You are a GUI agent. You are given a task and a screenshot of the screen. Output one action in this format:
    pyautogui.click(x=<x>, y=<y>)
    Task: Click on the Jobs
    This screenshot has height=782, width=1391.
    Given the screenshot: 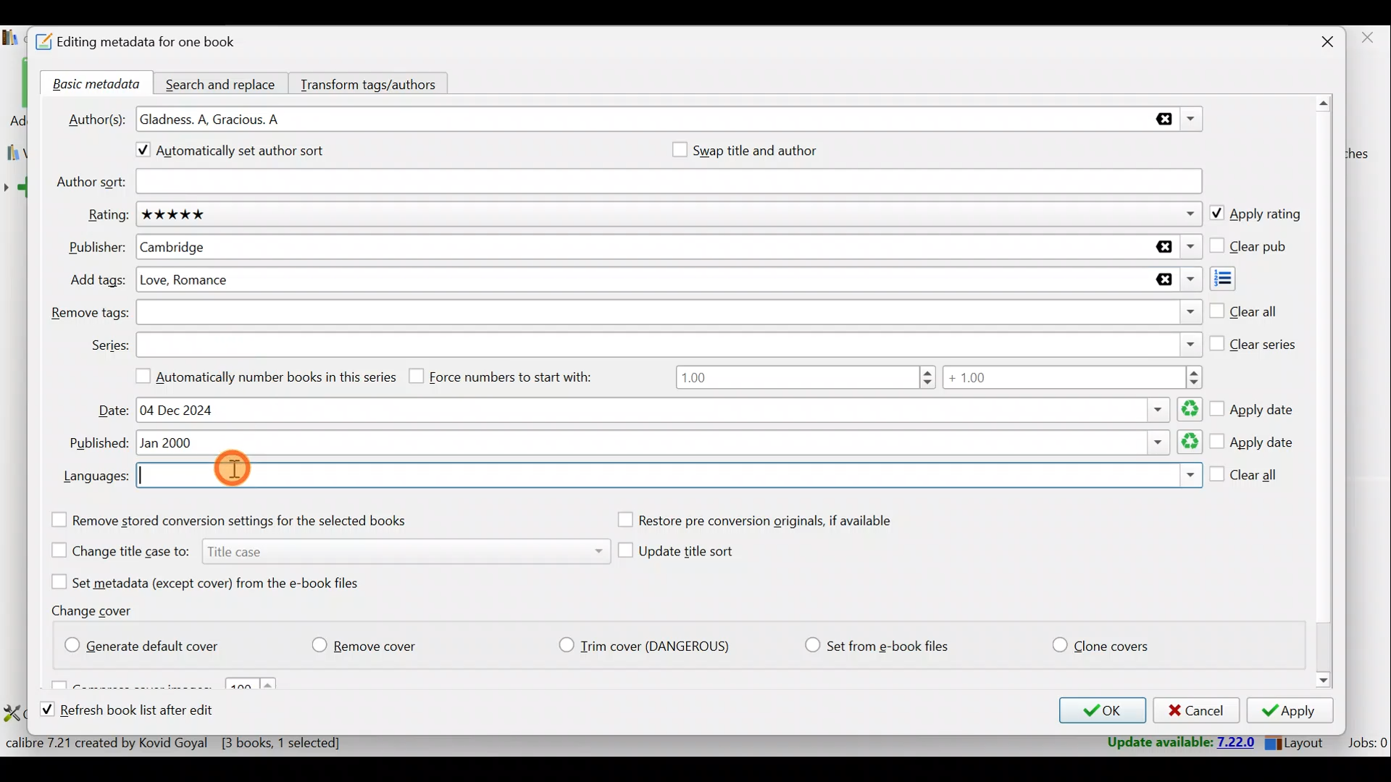 What is the action you would take?
    pyautogui.click(x=1366, y=742)
    